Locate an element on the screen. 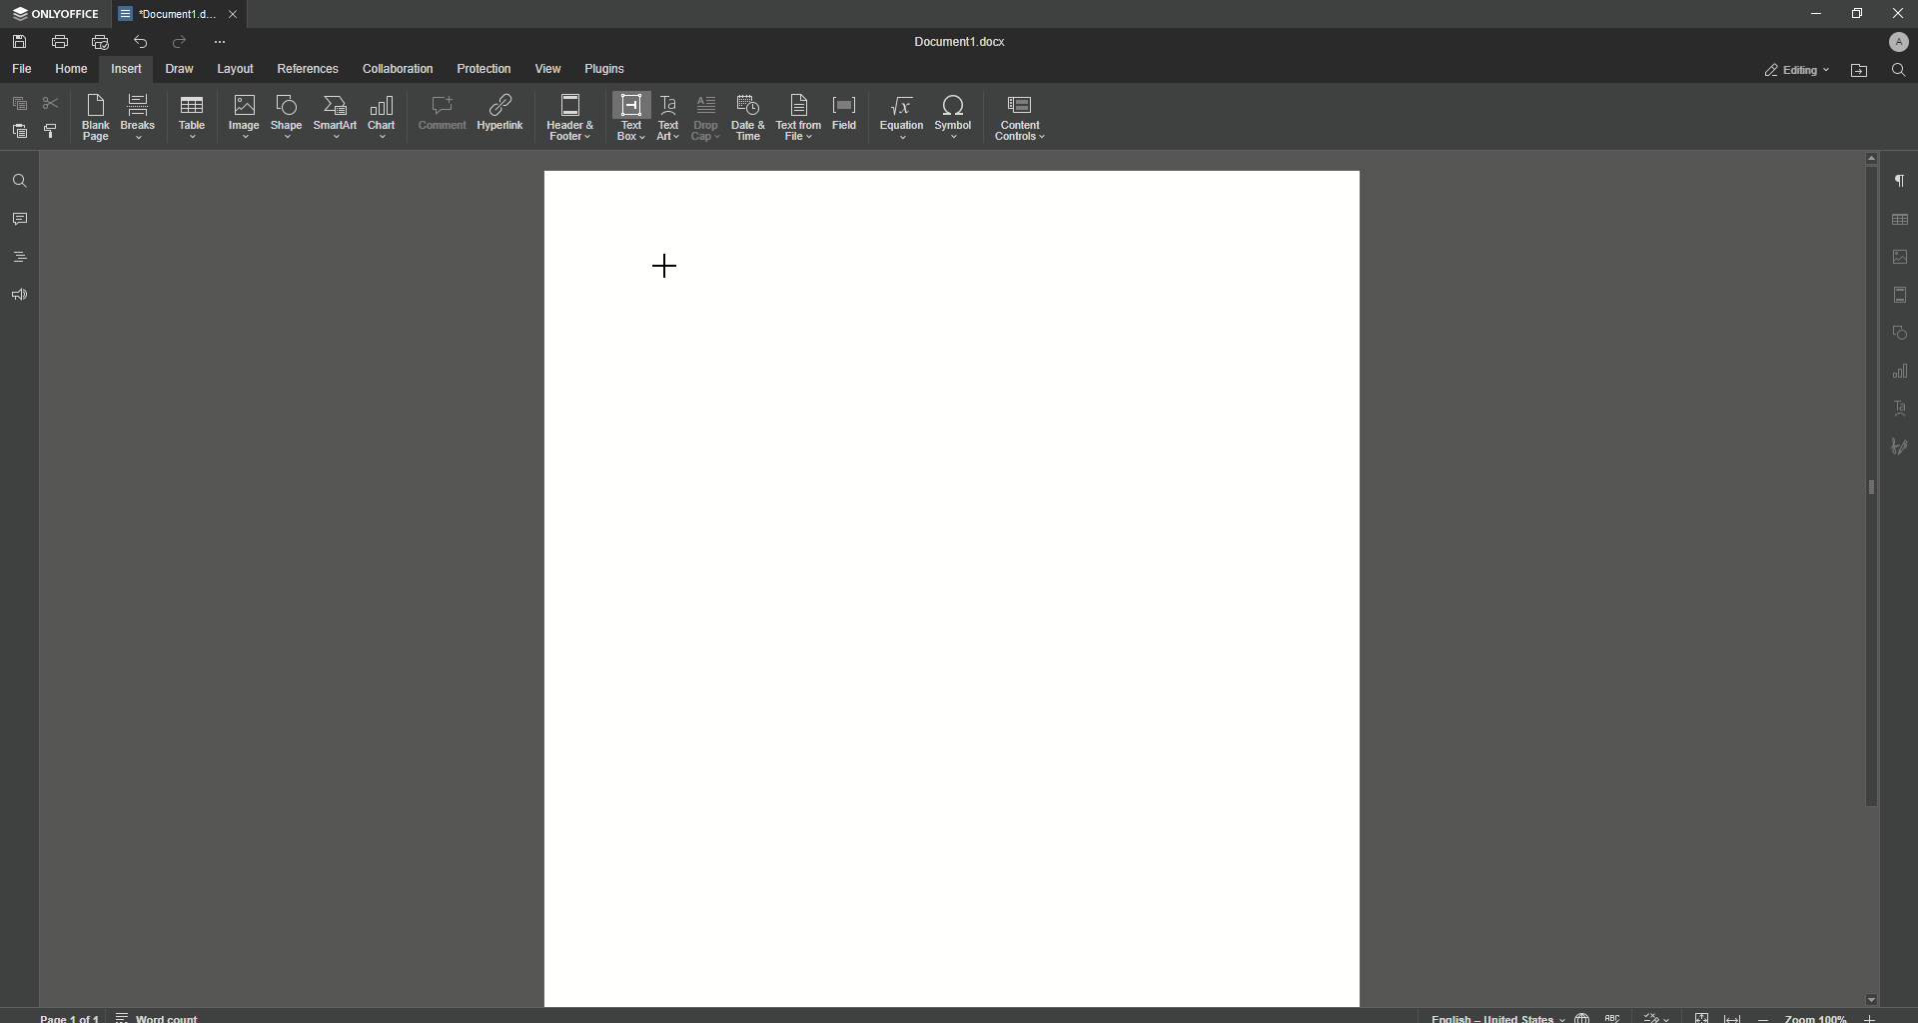 The width and height of the screenshot is (1918, 1023). Date and Time is located at coordinates (747, 118).